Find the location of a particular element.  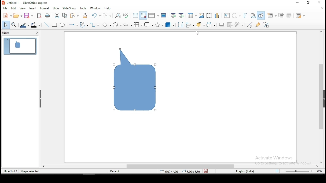

icon and file name is located at coordinates (26, 3).